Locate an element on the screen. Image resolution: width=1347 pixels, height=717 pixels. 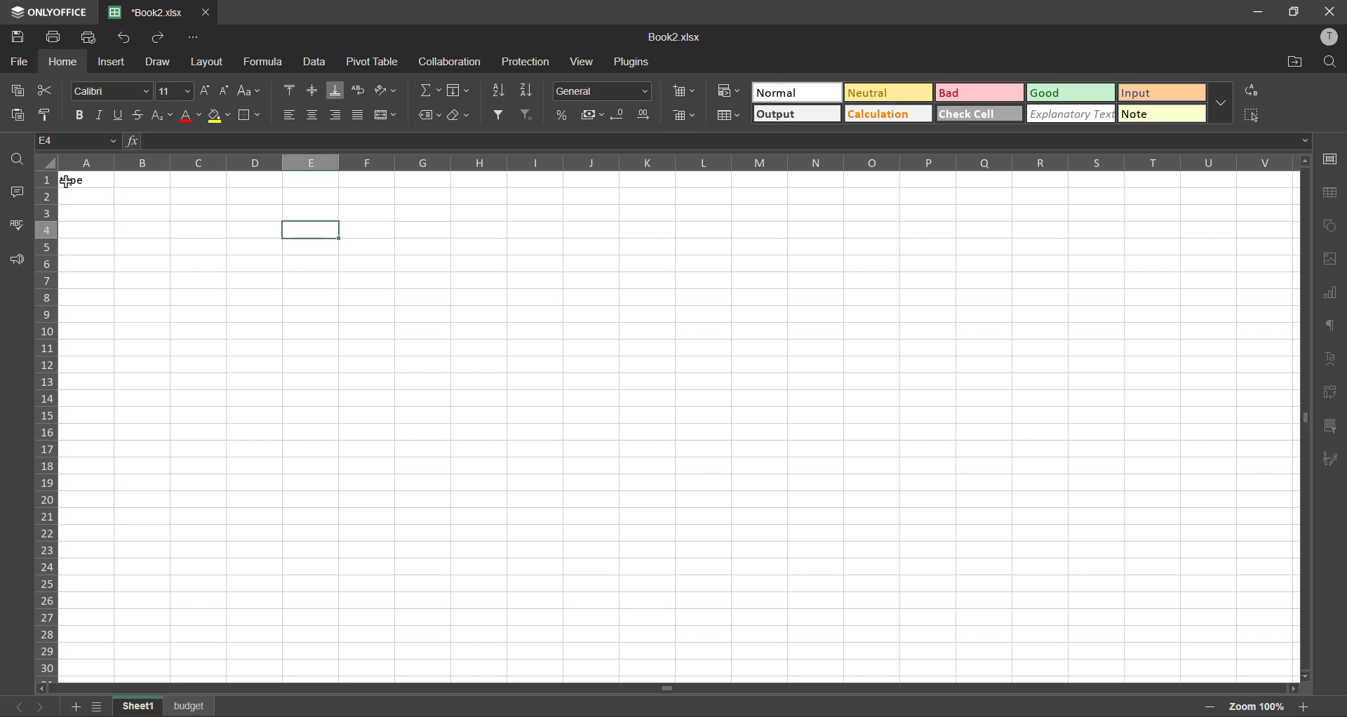
cut is located at coordinates (47, 89).